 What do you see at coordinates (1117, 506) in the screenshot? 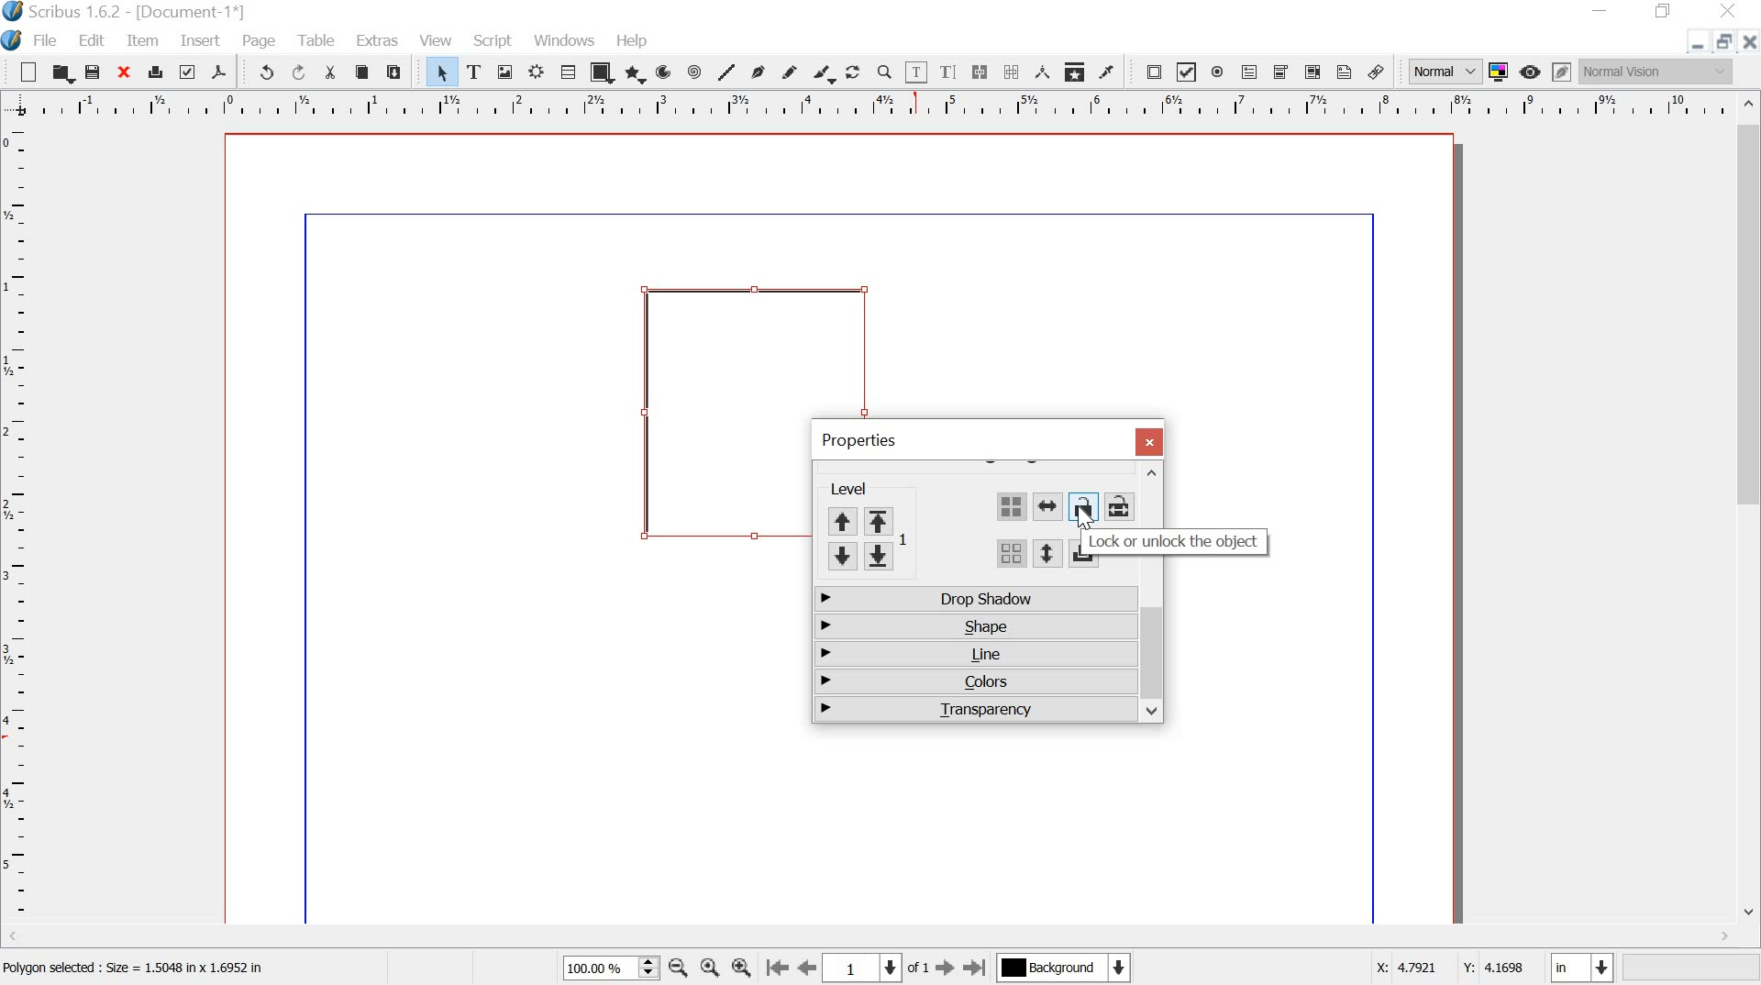
I see `lock or unlock the size of the object` at bounding box center [1117, 506].